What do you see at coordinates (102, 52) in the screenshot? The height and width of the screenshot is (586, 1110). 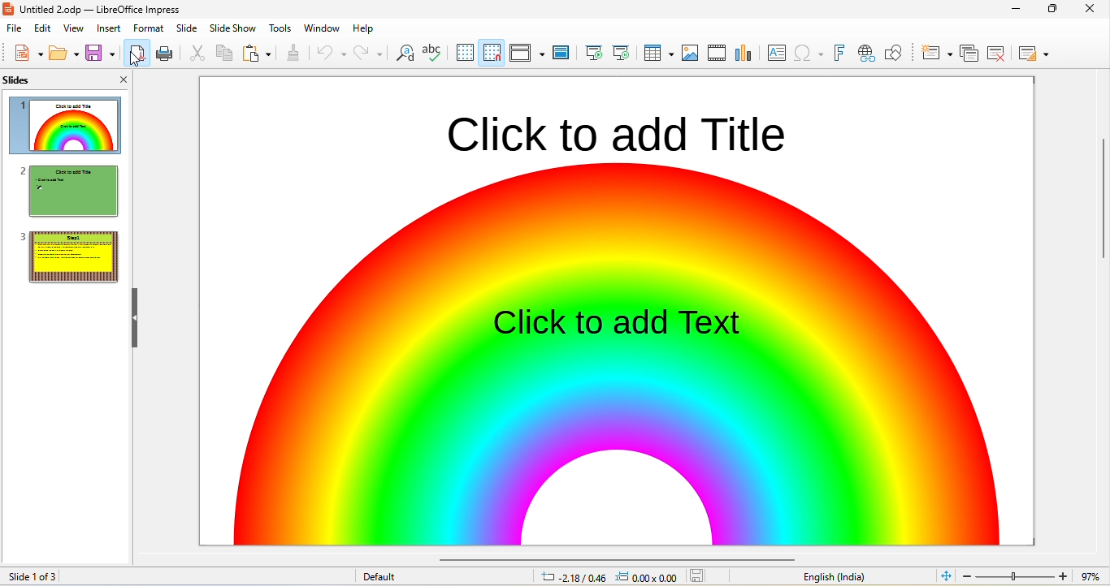 I see `save` at bounding box center [102, 52].